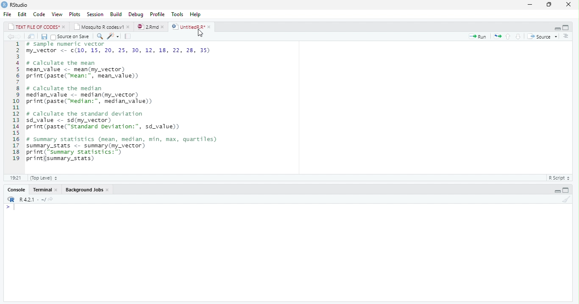  Describe the element at coordinates (157, 14) in the screenshot. I see `profile` at that location.